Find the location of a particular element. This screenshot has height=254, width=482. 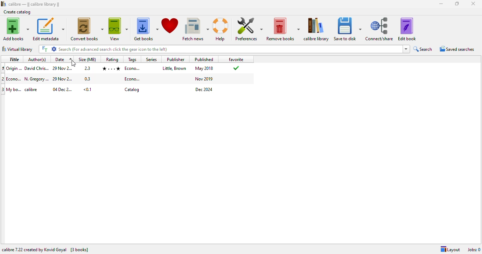

size in mbs is located at coordinates (88, 78).